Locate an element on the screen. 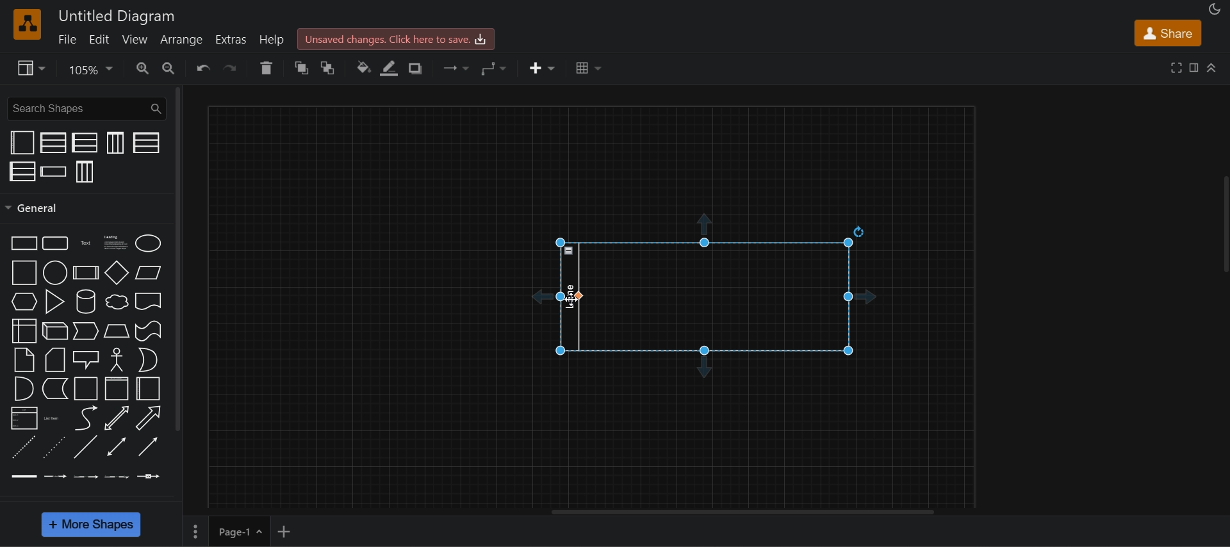  search shapes is located at coordinates (86, 108).